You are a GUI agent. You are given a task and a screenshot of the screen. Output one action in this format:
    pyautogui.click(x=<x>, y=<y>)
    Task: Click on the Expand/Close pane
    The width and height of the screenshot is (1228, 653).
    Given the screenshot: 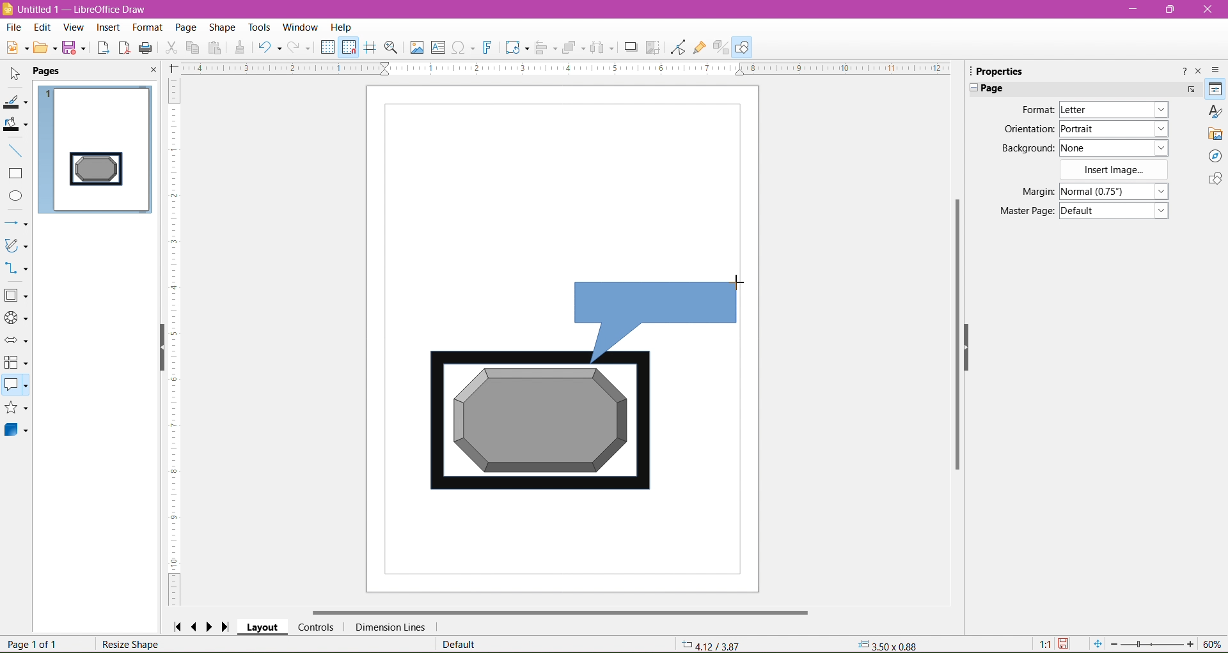 What is the action you would take?
    pyautogui.click(x=971, y=89)
    